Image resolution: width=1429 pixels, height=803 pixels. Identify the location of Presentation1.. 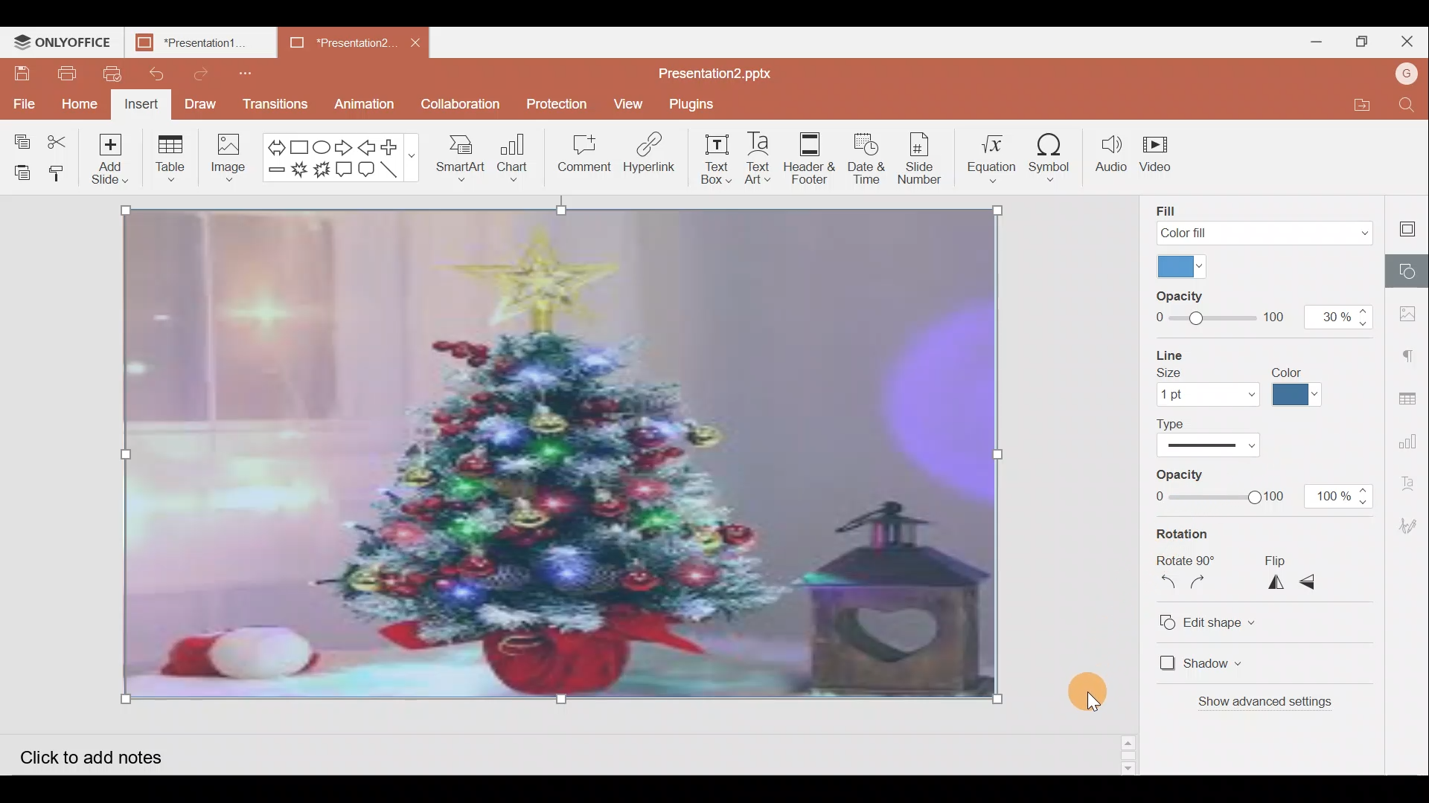
(195, 43).